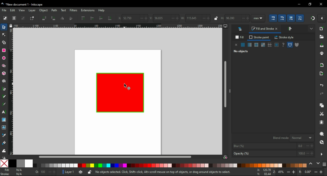 Image resolution: width=327 pixels, height=176 pixels. What do you see at coordinates (322, 122) in the screenshot?
I see `paste` at bounding box center [322, 122].